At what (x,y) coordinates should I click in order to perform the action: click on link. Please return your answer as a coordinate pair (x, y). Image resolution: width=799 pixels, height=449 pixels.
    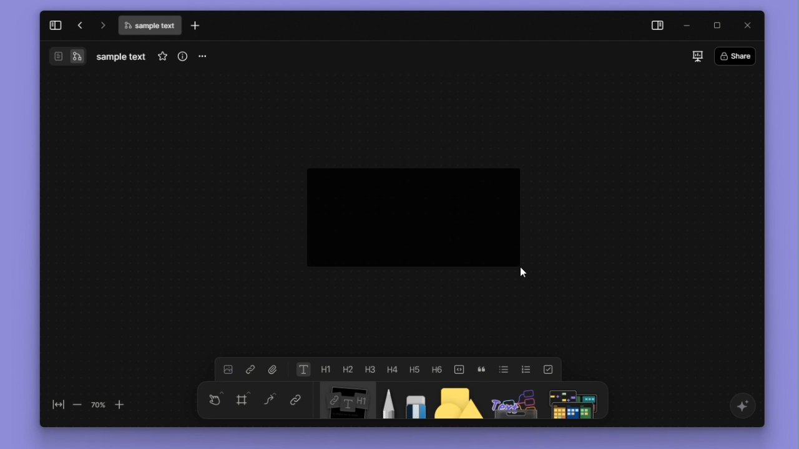
    Looking at the image, I should click on (293, 401).